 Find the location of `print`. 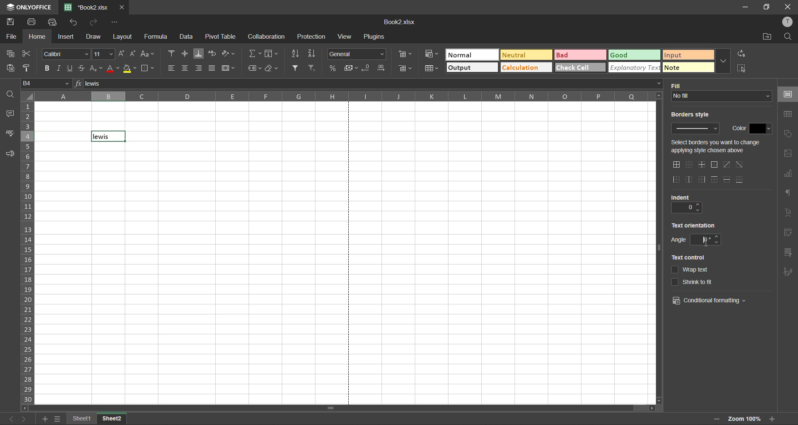

print is located at coordinates (31, 22).